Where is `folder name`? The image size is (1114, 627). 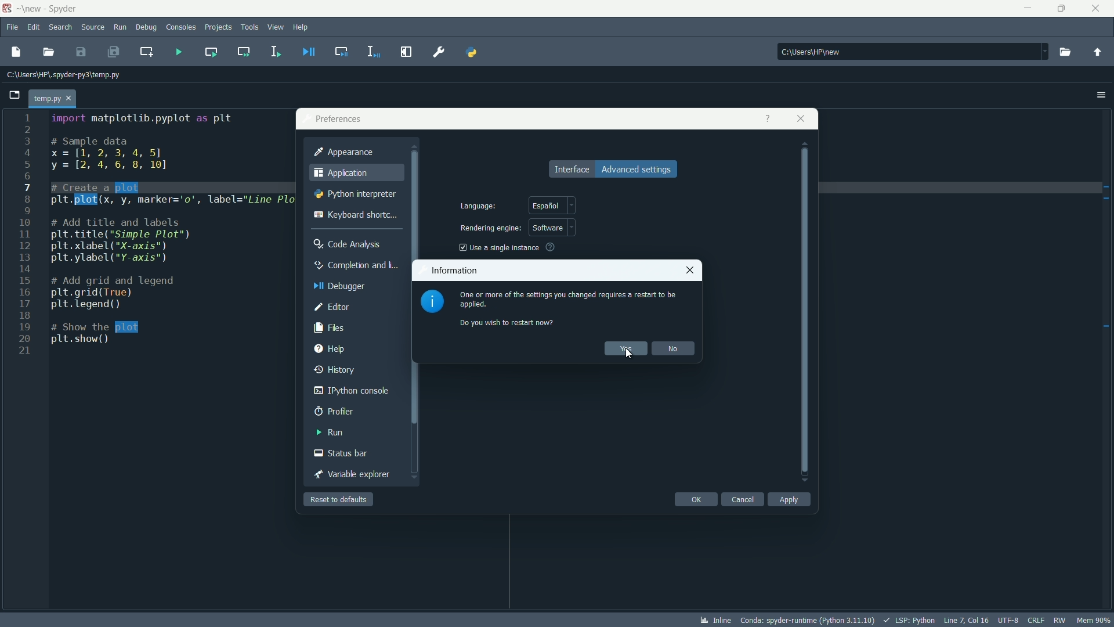
folder name is located at coordinates (30, 9).